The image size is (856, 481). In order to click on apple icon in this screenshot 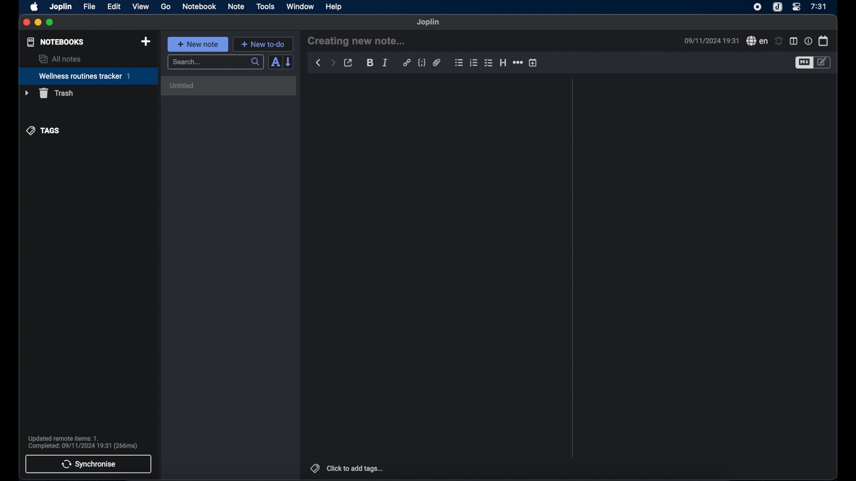, I will do `click(35, 7)`.